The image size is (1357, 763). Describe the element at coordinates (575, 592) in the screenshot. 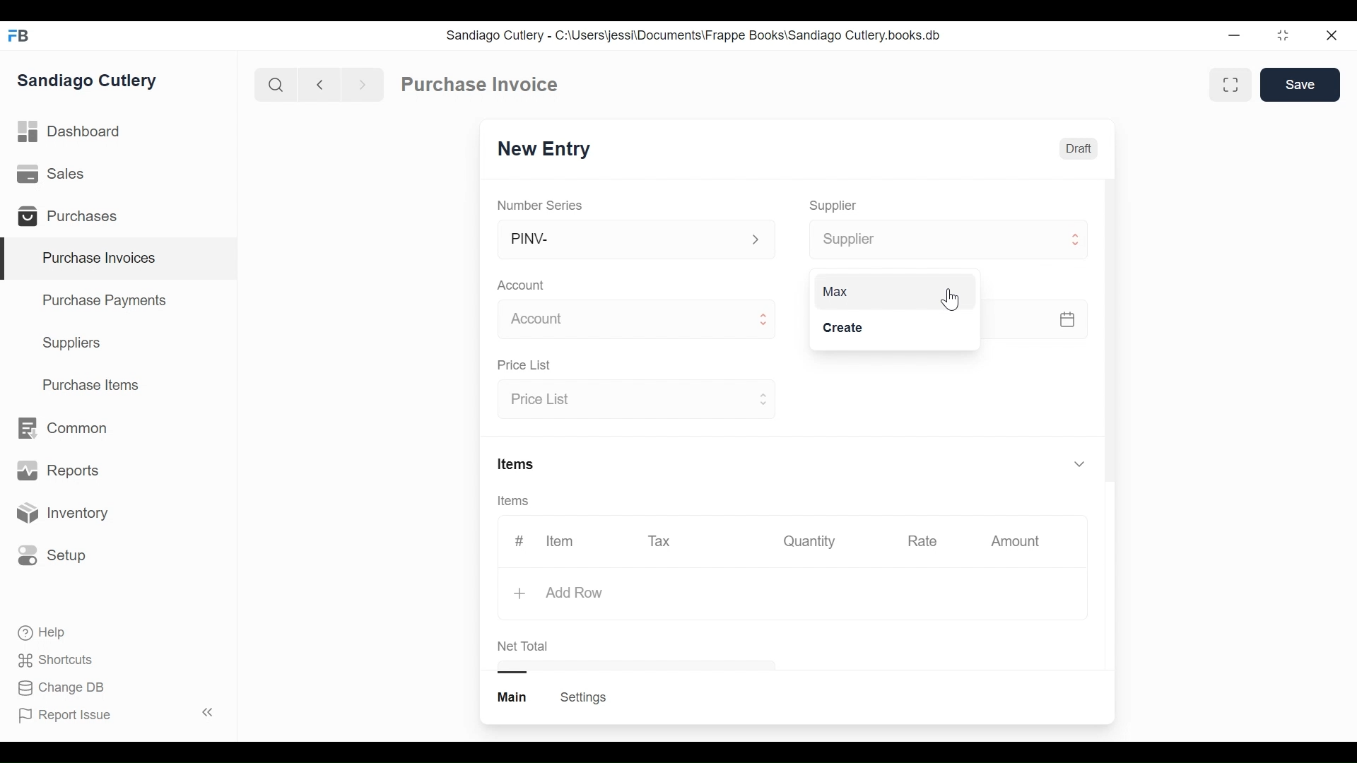

I see `Add Row` at that location.